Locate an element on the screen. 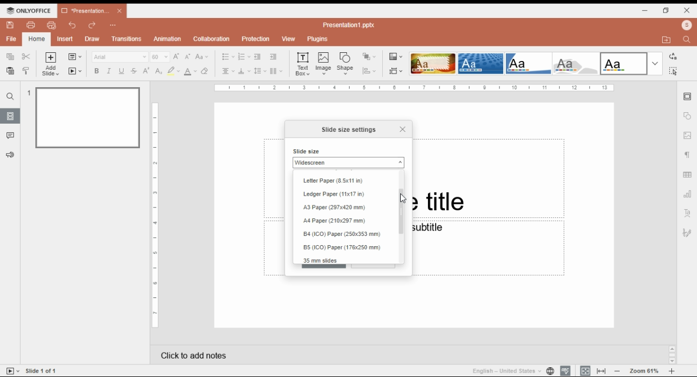  set document language is located at coordinates (550, 370).